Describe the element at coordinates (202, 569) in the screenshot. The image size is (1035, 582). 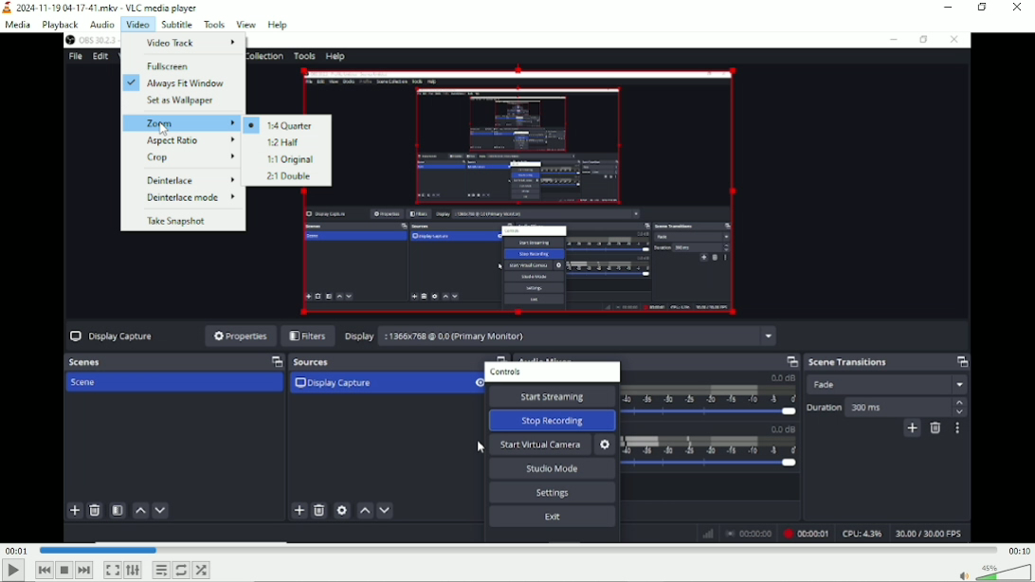
I see `Random` at that location.